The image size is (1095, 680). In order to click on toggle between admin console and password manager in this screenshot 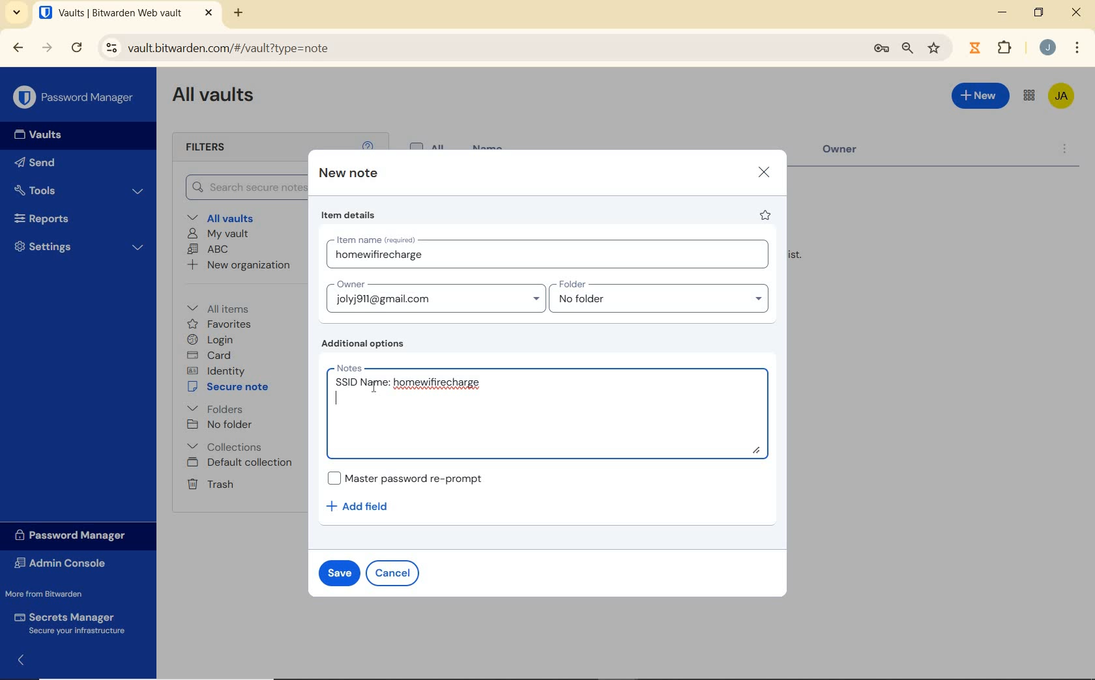, I will do `click(1029, 96)`.